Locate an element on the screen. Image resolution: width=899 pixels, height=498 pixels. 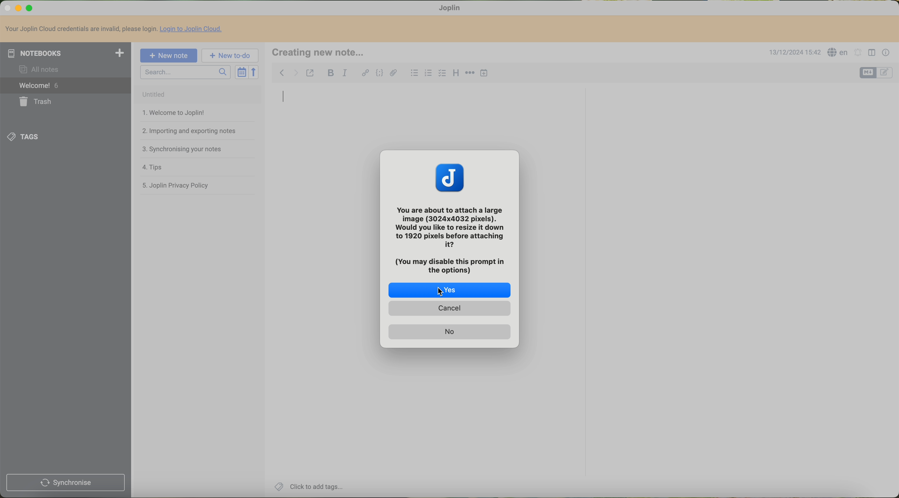
close Calibre is located at coordinates (7, 7).